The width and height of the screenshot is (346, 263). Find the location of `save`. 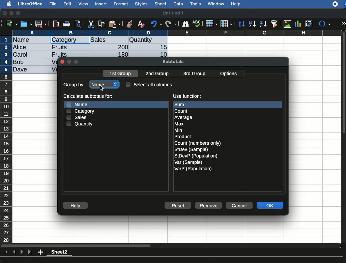

save is located at coordinates (41, 25).